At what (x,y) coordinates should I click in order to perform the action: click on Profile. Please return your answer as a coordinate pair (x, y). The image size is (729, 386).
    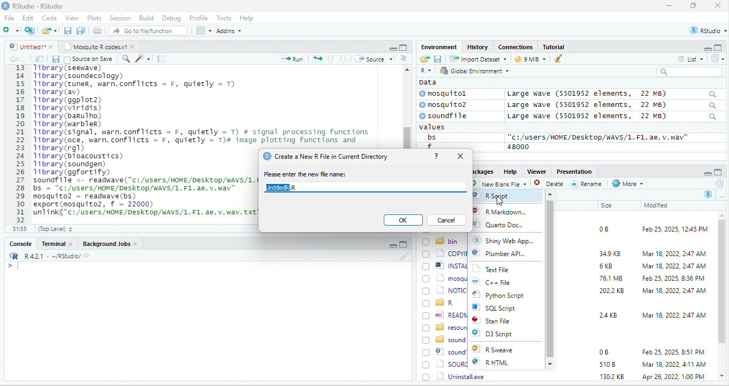
    Looking at the image, I should click on (199, 18).